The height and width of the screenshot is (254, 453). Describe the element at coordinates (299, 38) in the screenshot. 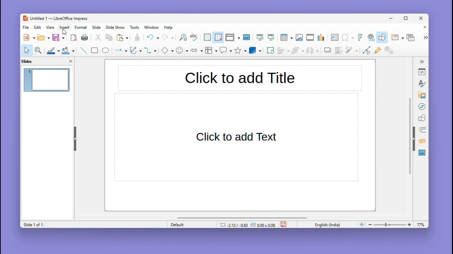

I see `Image` at that location.